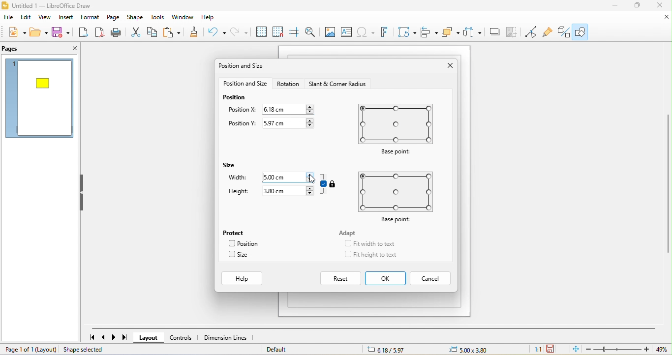  I want to click on tools, so click(158, 18).